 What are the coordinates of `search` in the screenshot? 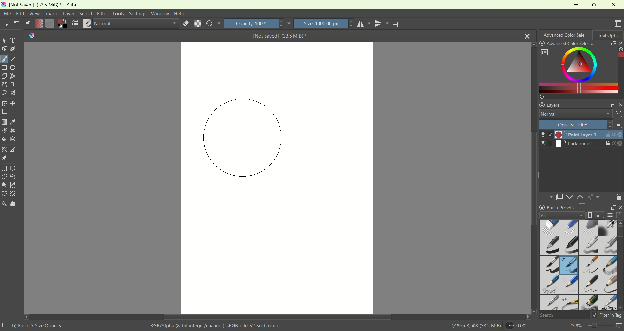 It's located at (564, 316).